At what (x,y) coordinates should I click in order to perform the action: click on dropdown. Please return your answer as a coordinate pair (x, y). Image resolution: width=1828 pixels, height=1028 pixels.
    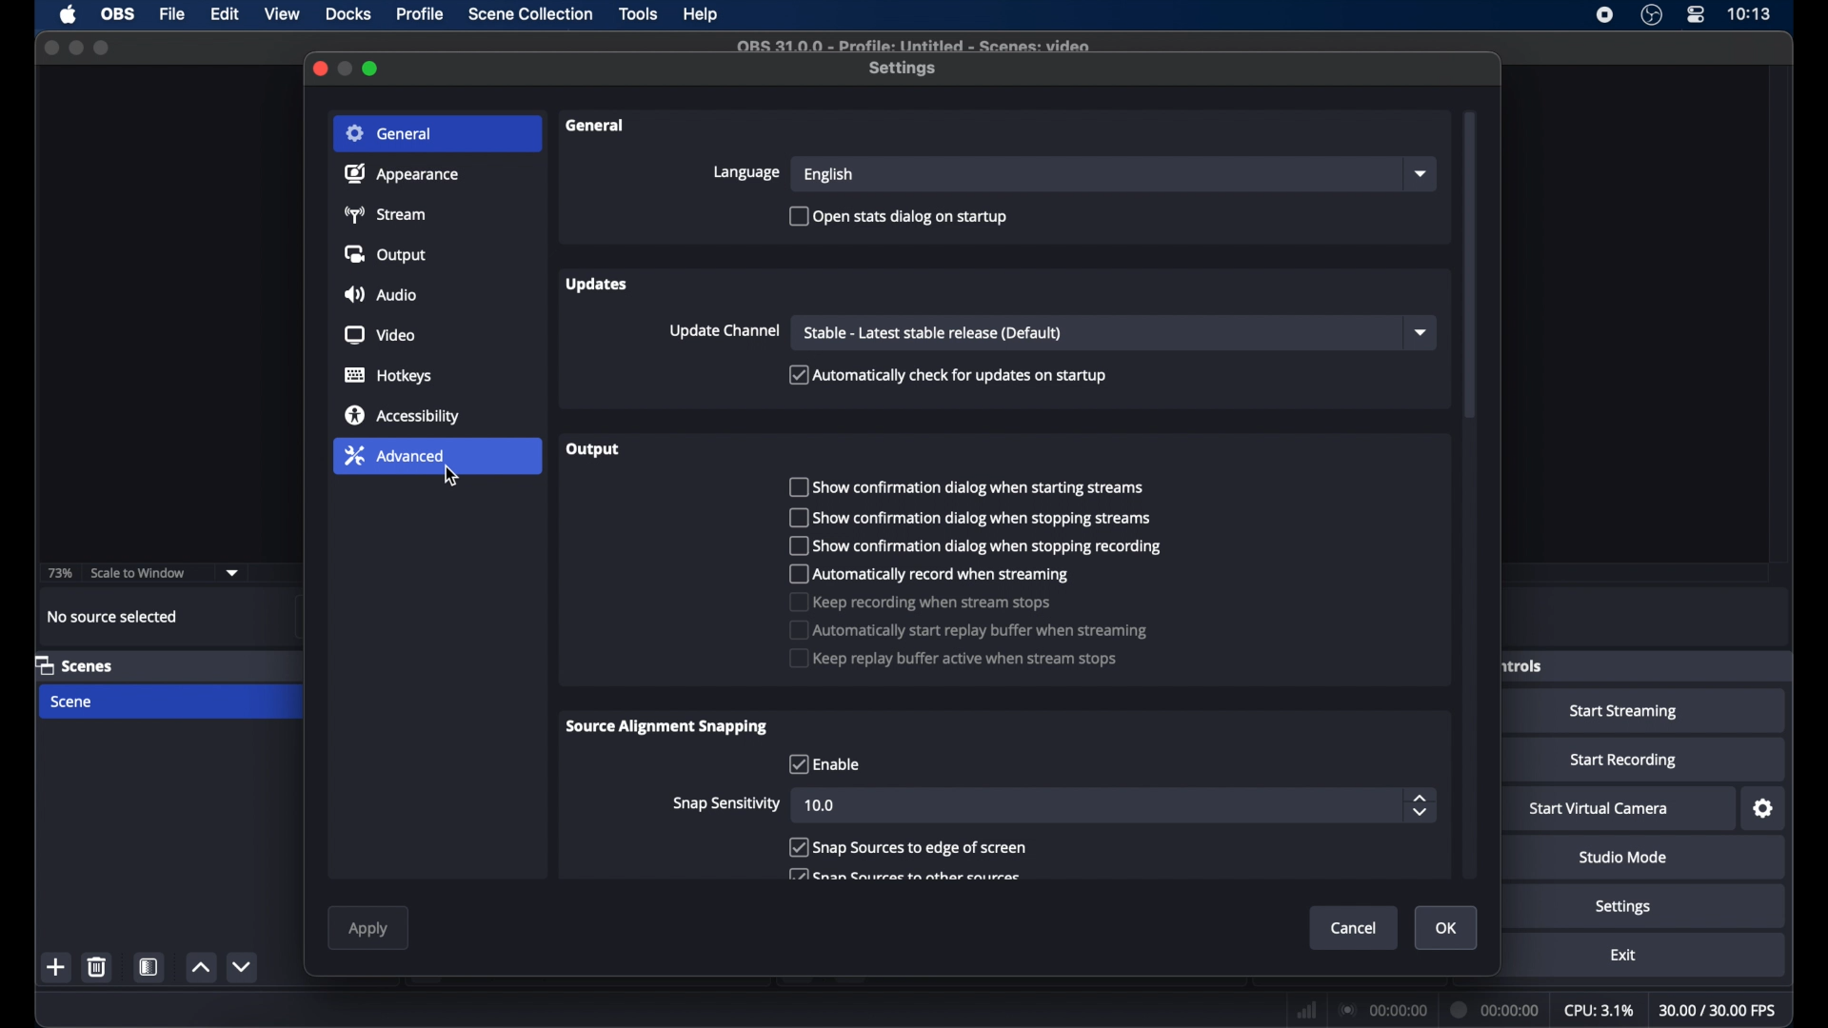
    Looking at the image, I should click on (1421, 175).